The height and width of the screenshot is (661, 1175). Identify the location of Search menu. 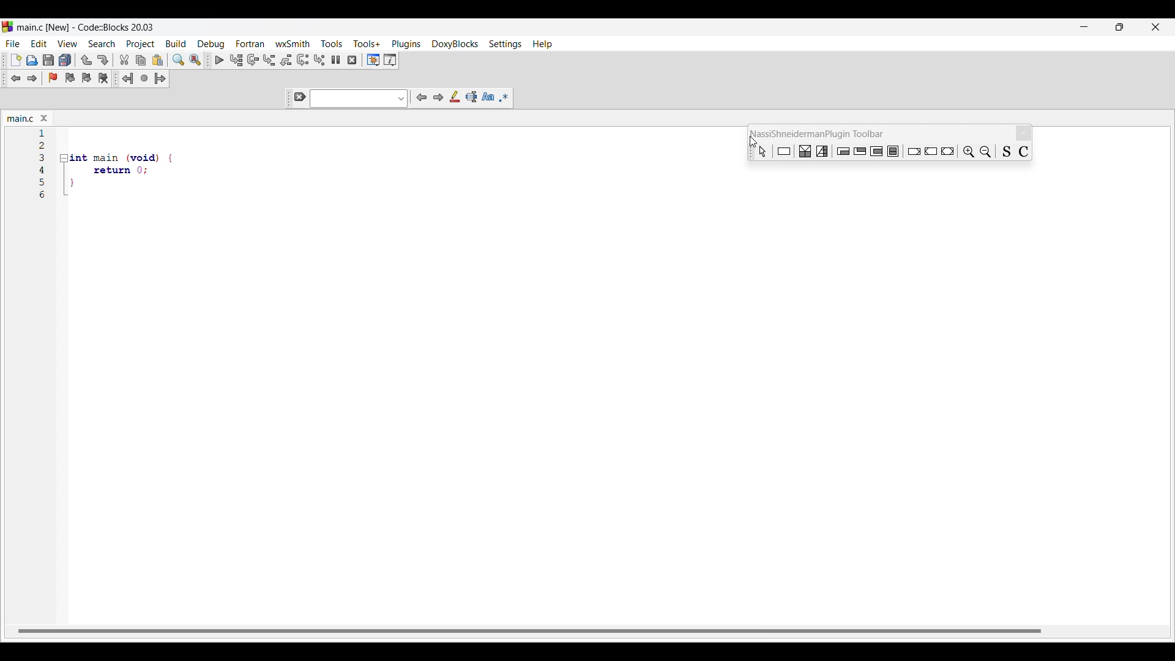
(102, 43).